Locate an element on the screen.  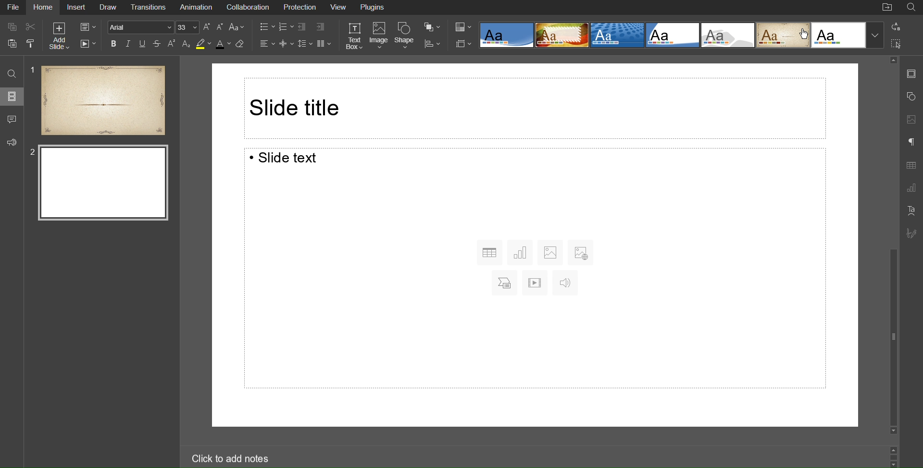
Slide Settings is located at coordinates (86, 25).